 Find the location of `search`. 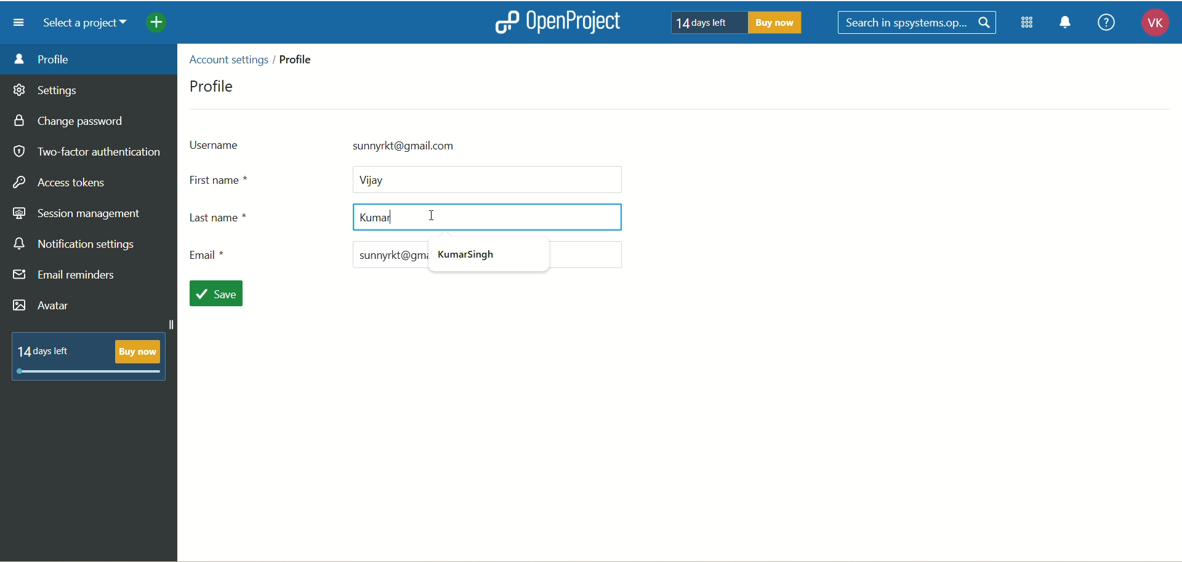

search is located at coordinates (918, 23).